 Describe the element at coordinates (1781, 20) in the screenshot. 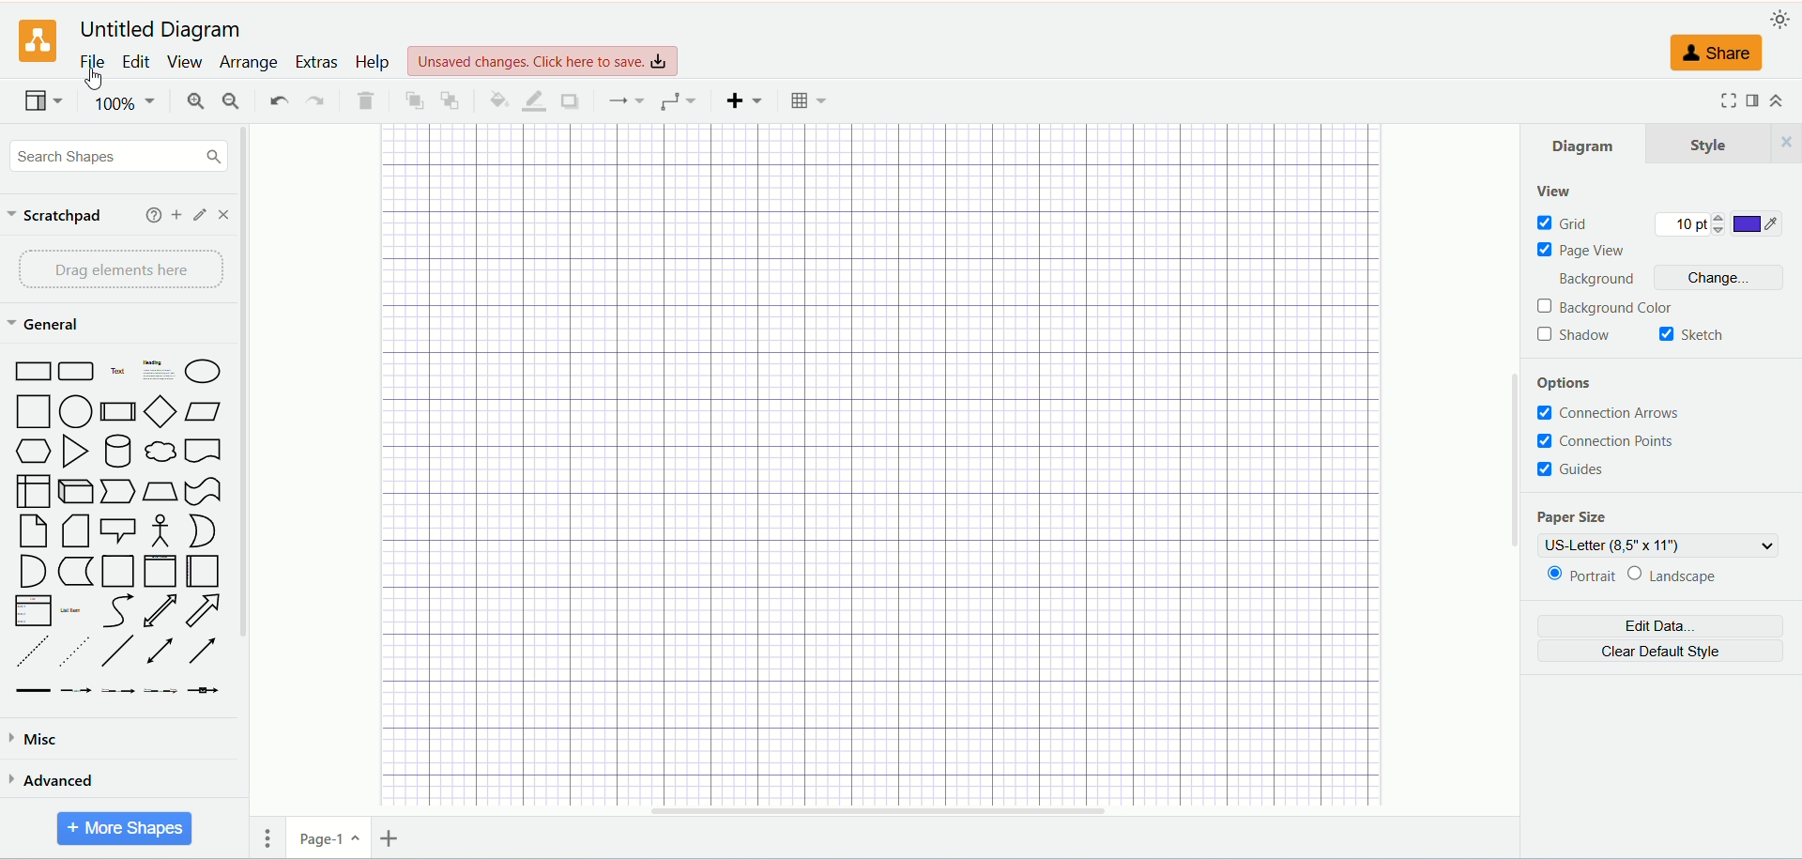

I see `appearance` at that location.